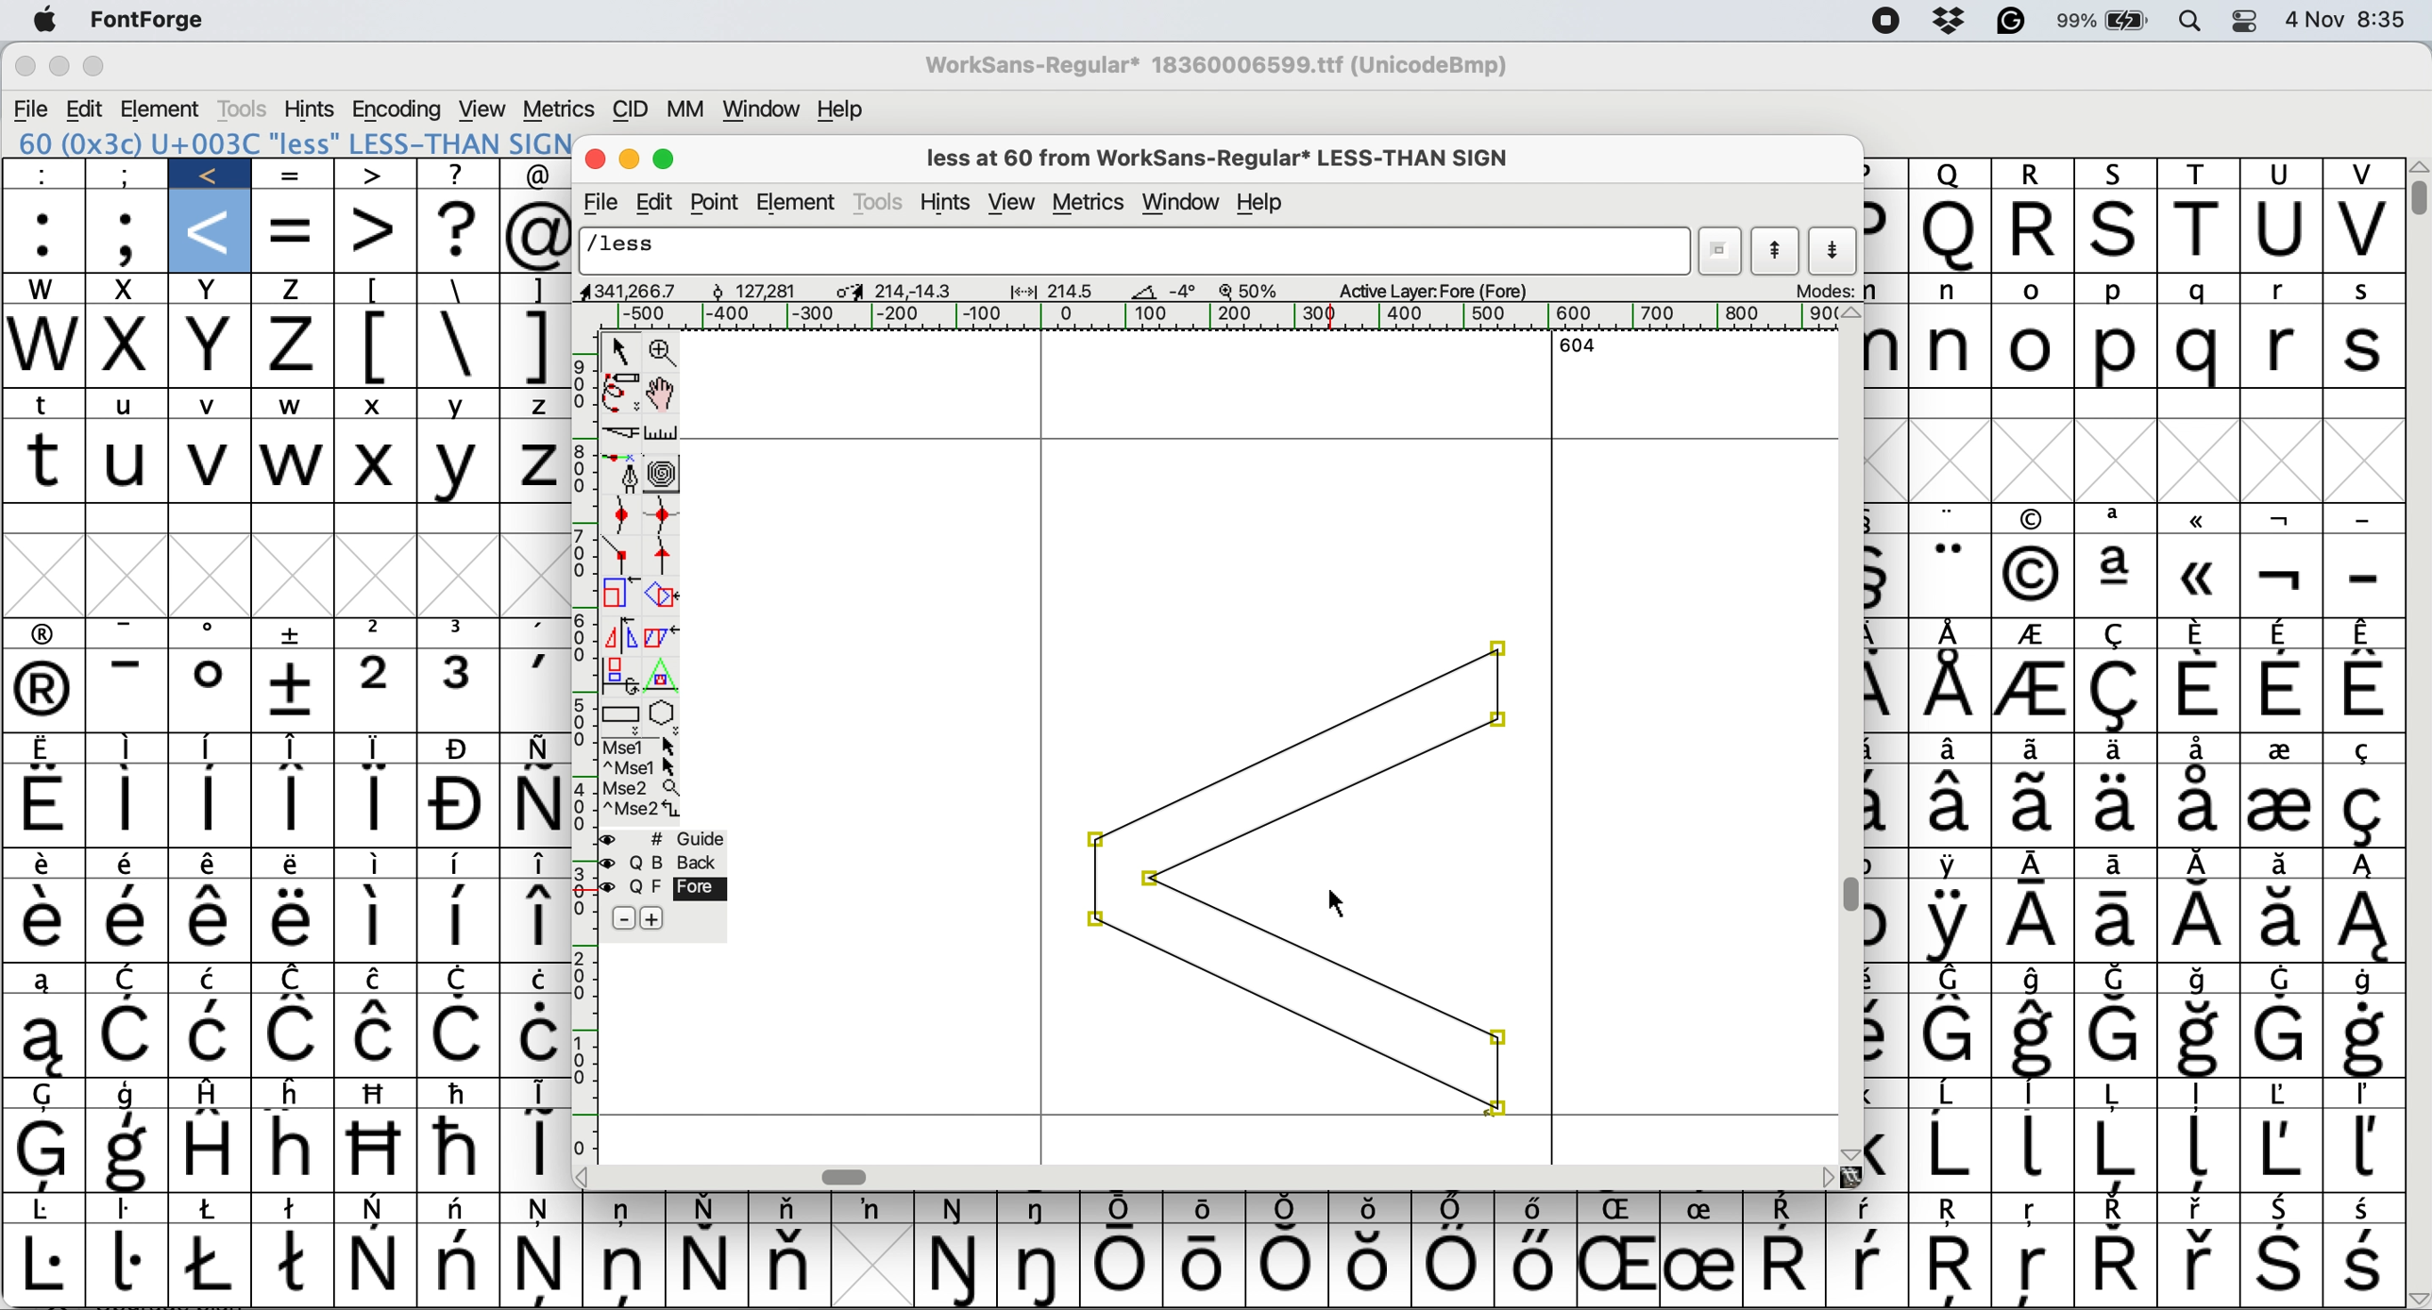 Image resolution: width=2432 pixels, height=1310 pixels. I want to click on Symbol, so click(2364, 632).